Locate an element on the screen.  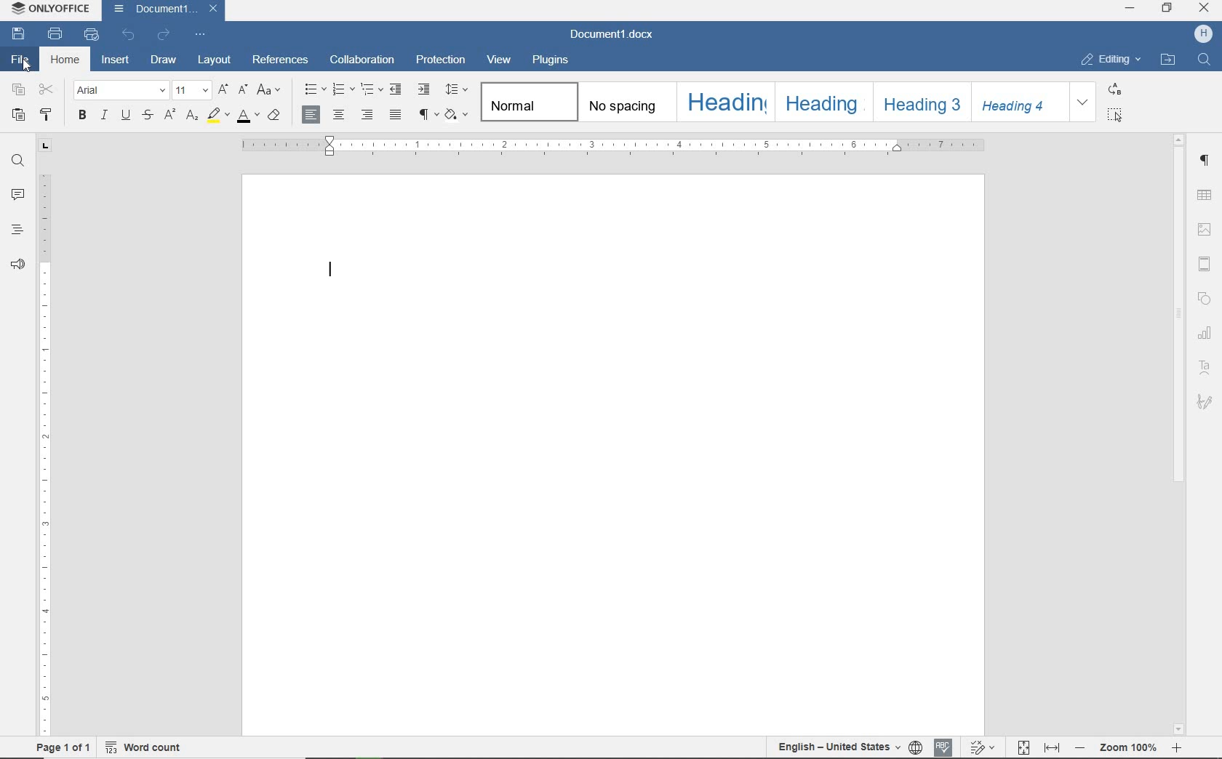
hp is located at coordinates (1202, 34).